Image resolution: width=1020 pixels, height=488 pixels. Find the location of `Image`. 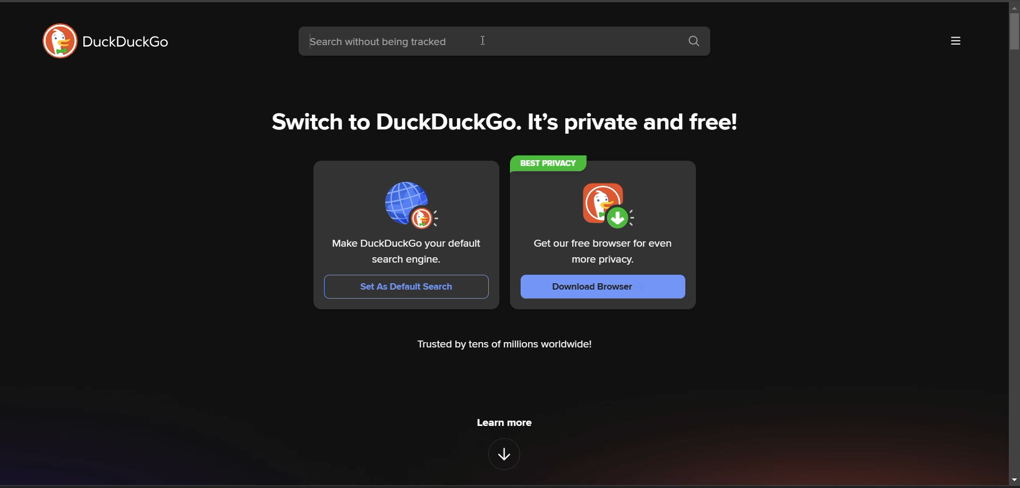

Image is located at coordinates (411, 206).